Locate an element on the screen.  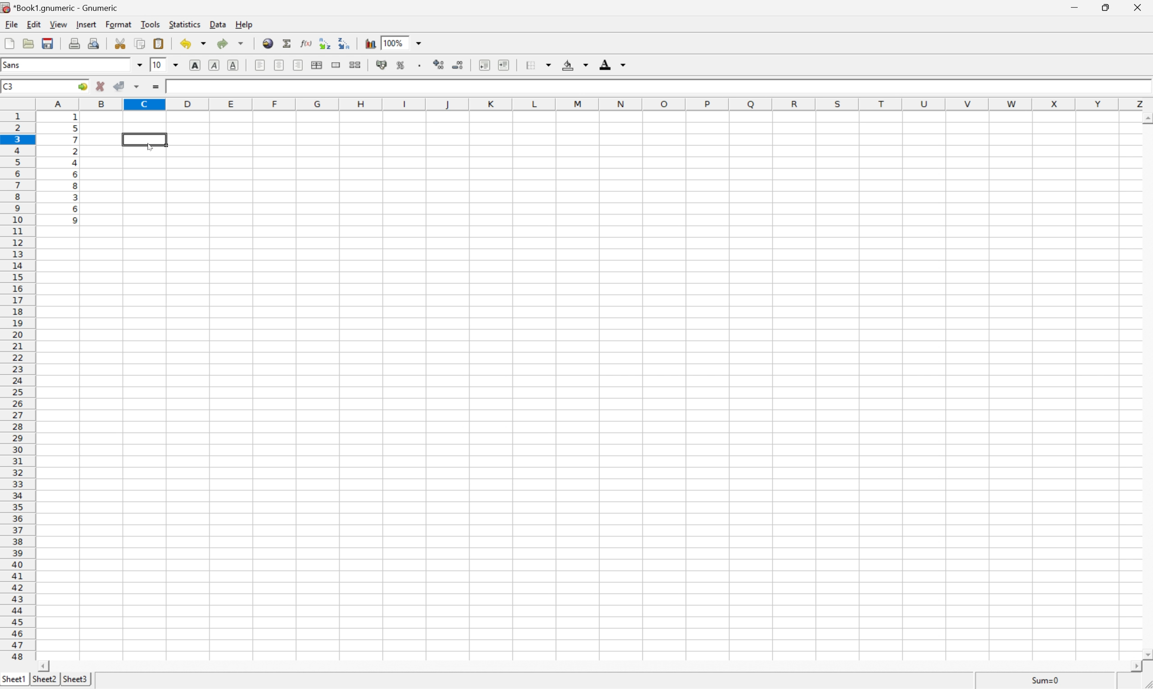
save current workbook is located at coordinates (48, 43).